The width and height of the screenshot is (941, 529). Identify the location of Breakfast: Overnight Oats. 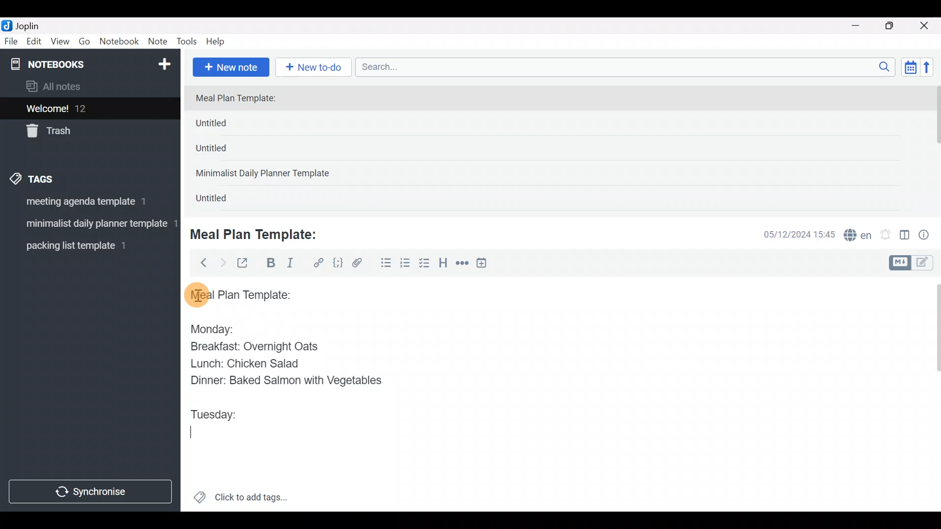
(252, 348).